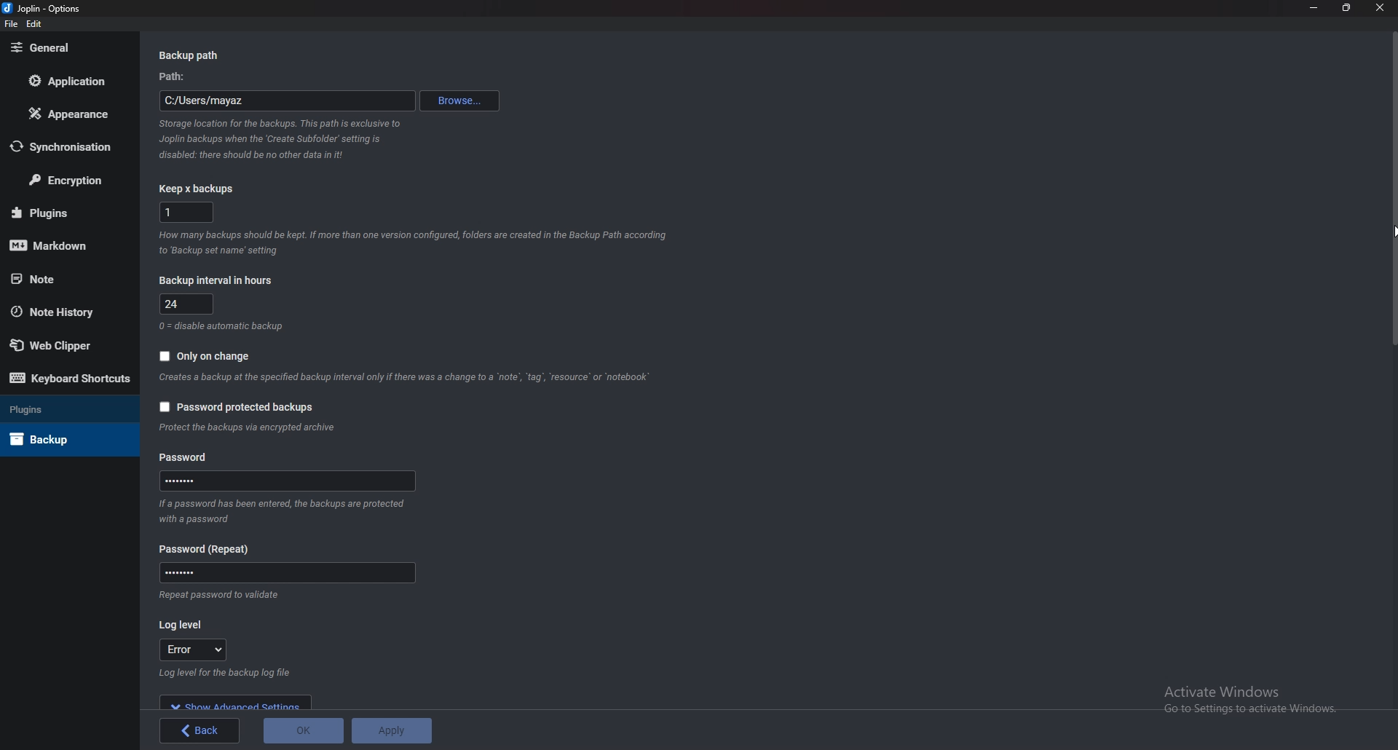  What do you see at coordinates (285, 510) in the screenshot?
I see `Info` at bounding box center [285, 510].